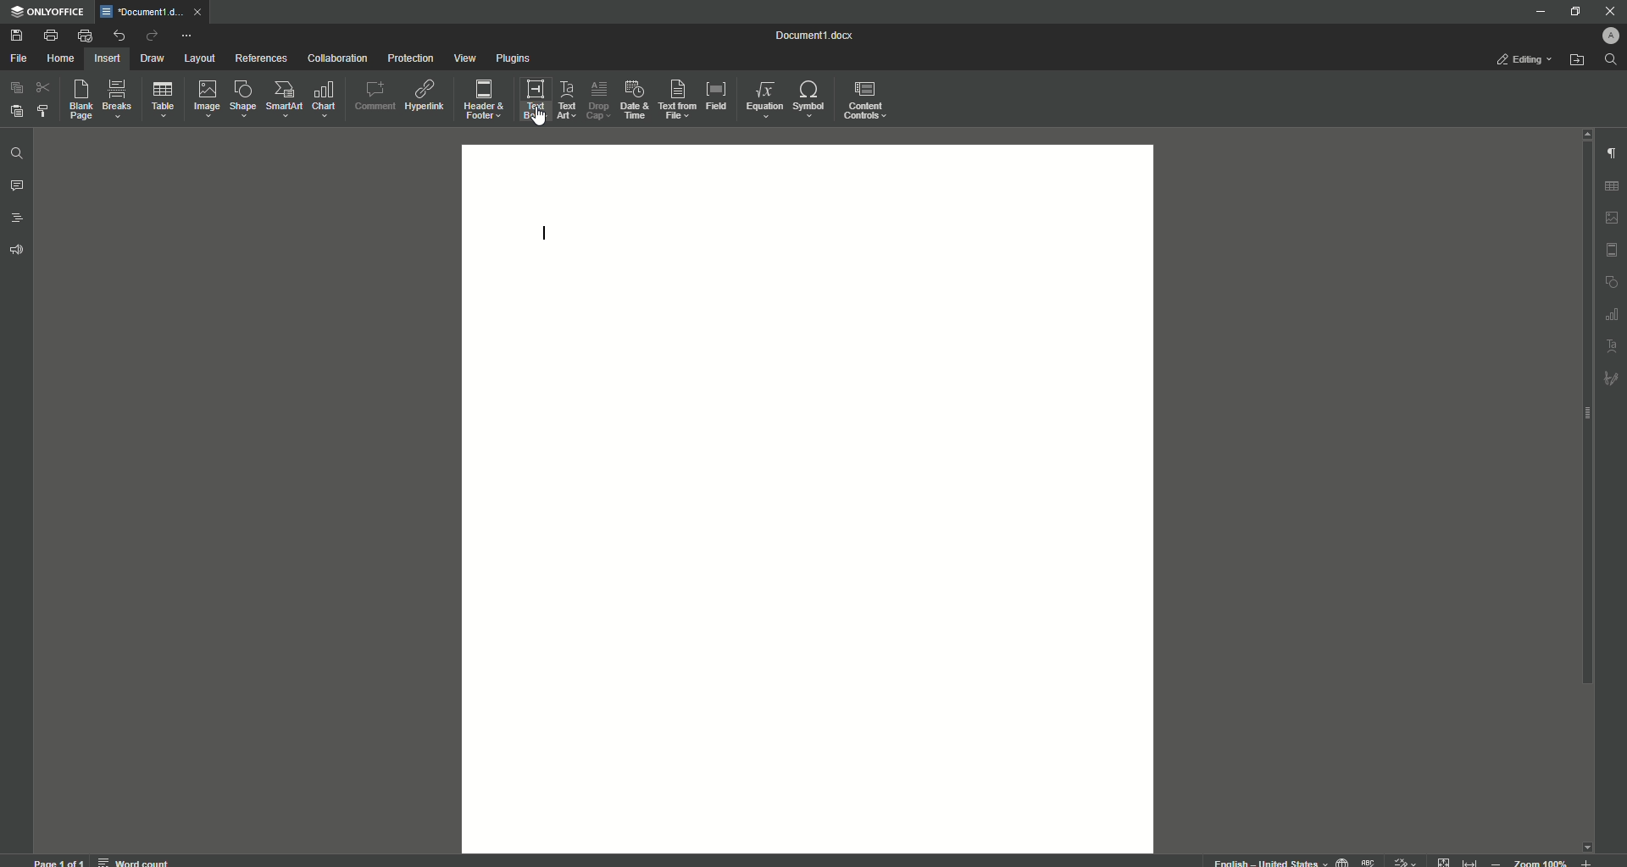  Describe the element at coordinates (284, 99) in the screenshot. I see `SmartArt` at that location.